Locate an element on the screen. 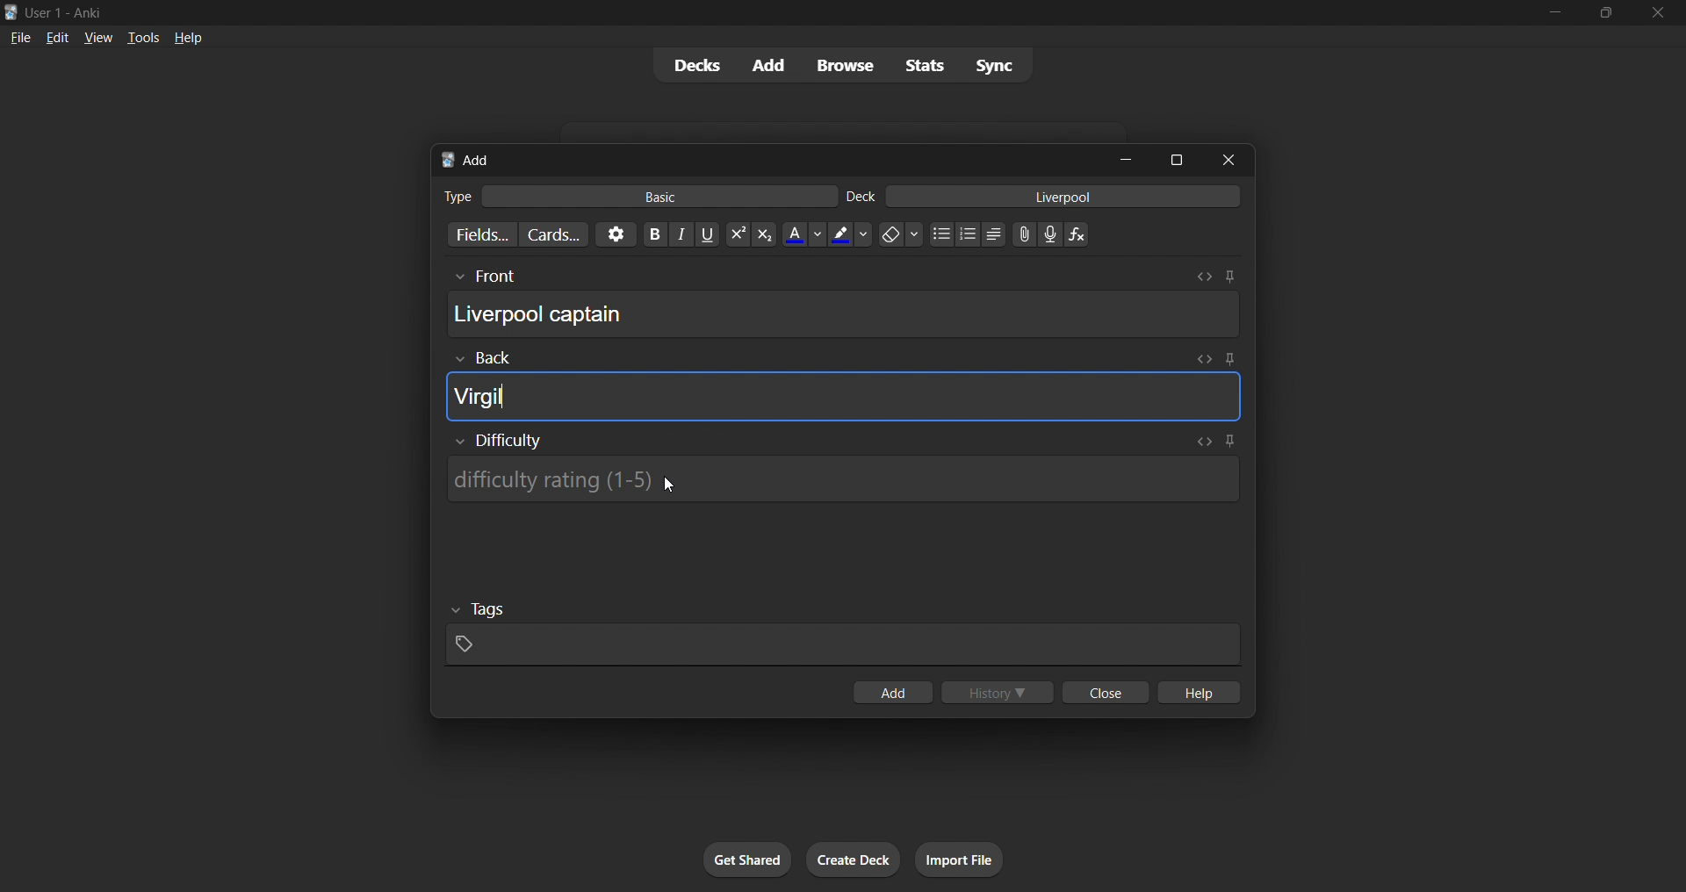 This screenshot has height=892, width=1686. minimize is located at coordinates (1554, 13).